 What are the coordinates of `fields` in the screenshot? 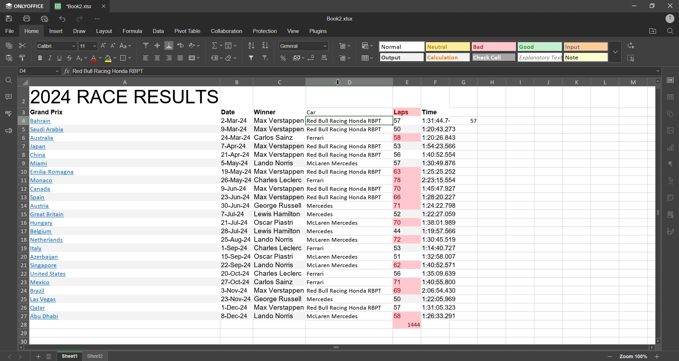 It's located at (232, 45).